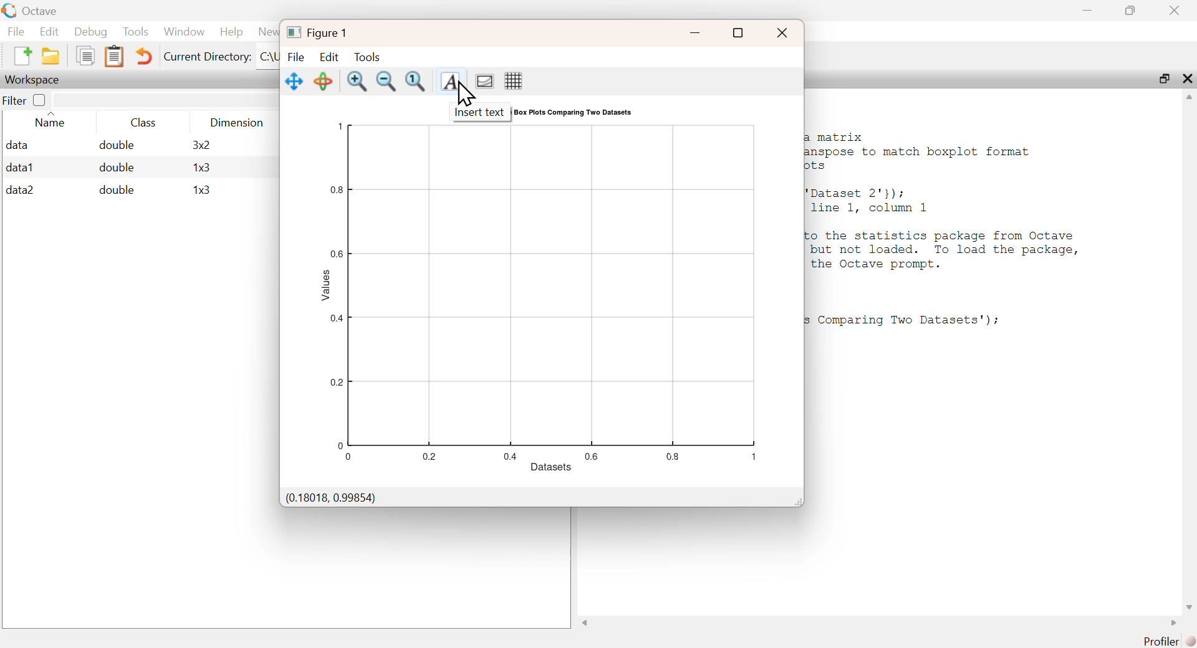 The width and height of the screenshot is (1197, 648). I want to click on Edit, so click(329, 57).